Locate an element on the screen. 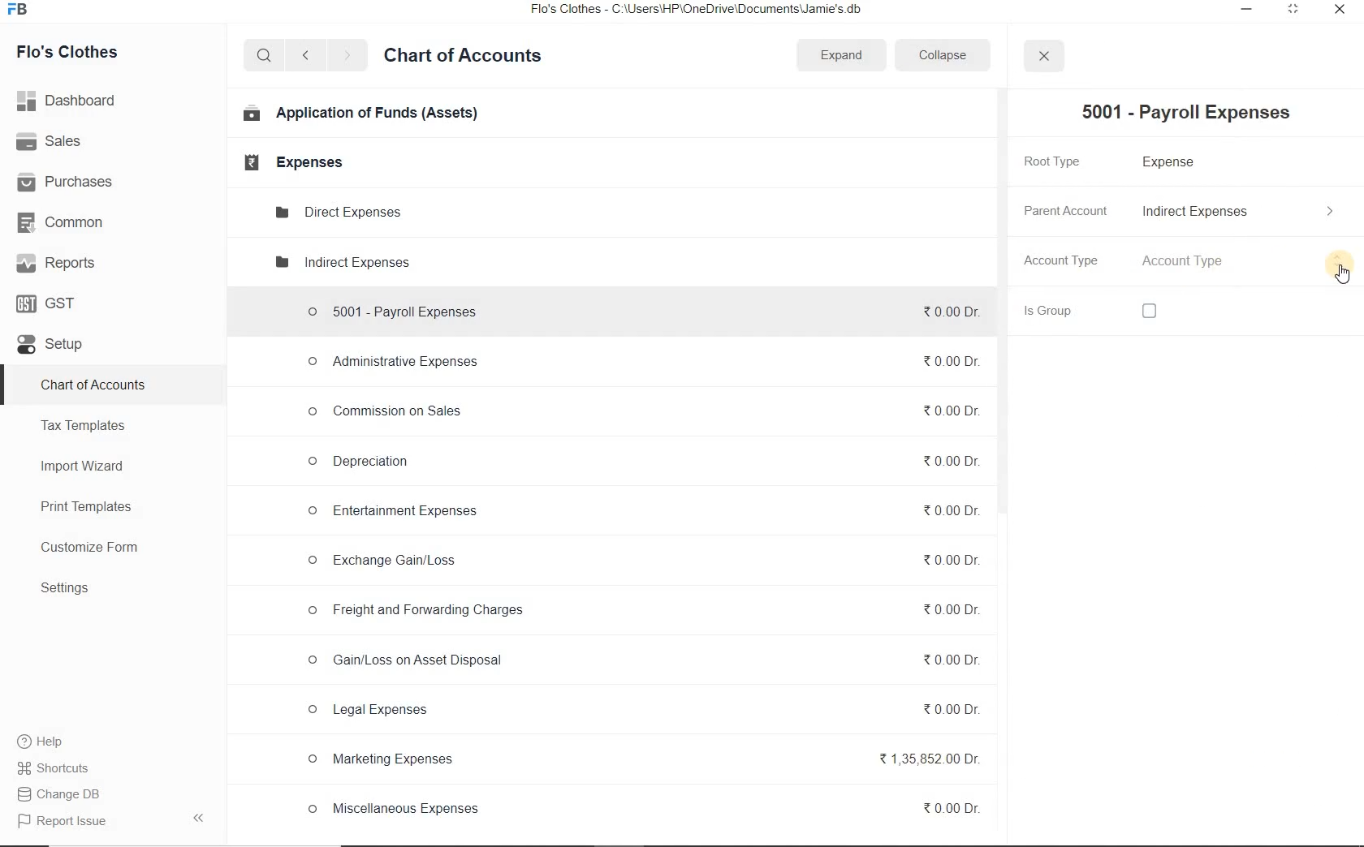 The width and height of the screenshot is (1364, 847). hide is located at coordinates (199, 818).